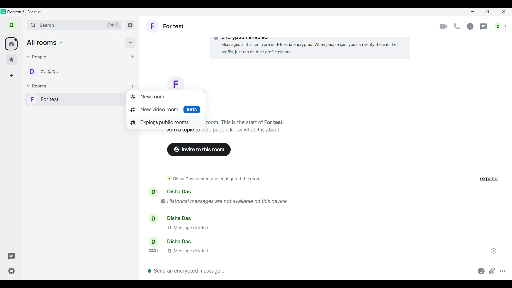  Describe the element at coordinates (11, 44) in the screenshot. I see `Home` at that location.